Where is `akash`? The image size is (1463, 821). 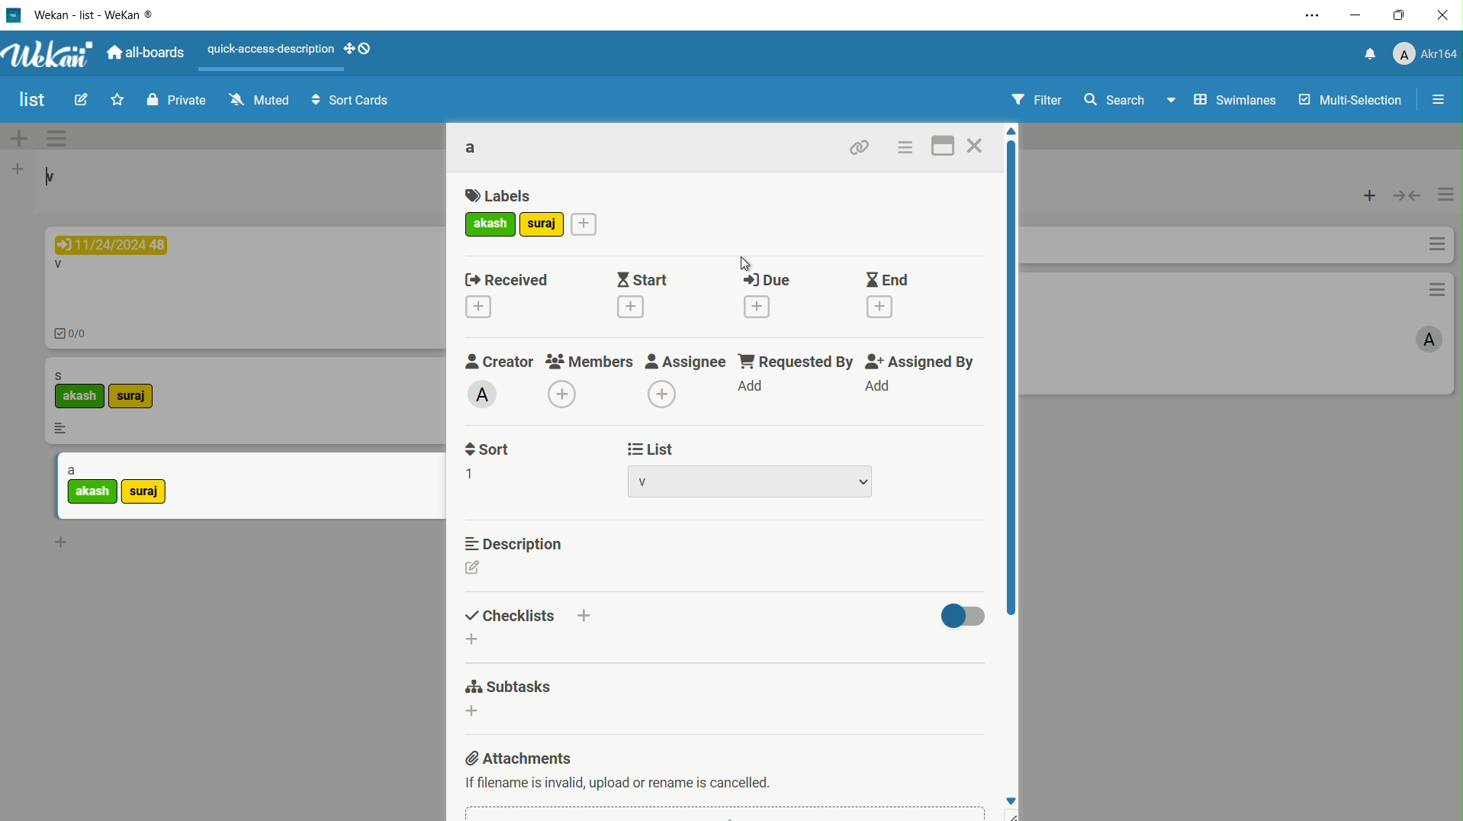 akash is located at coordinates (490, 226).